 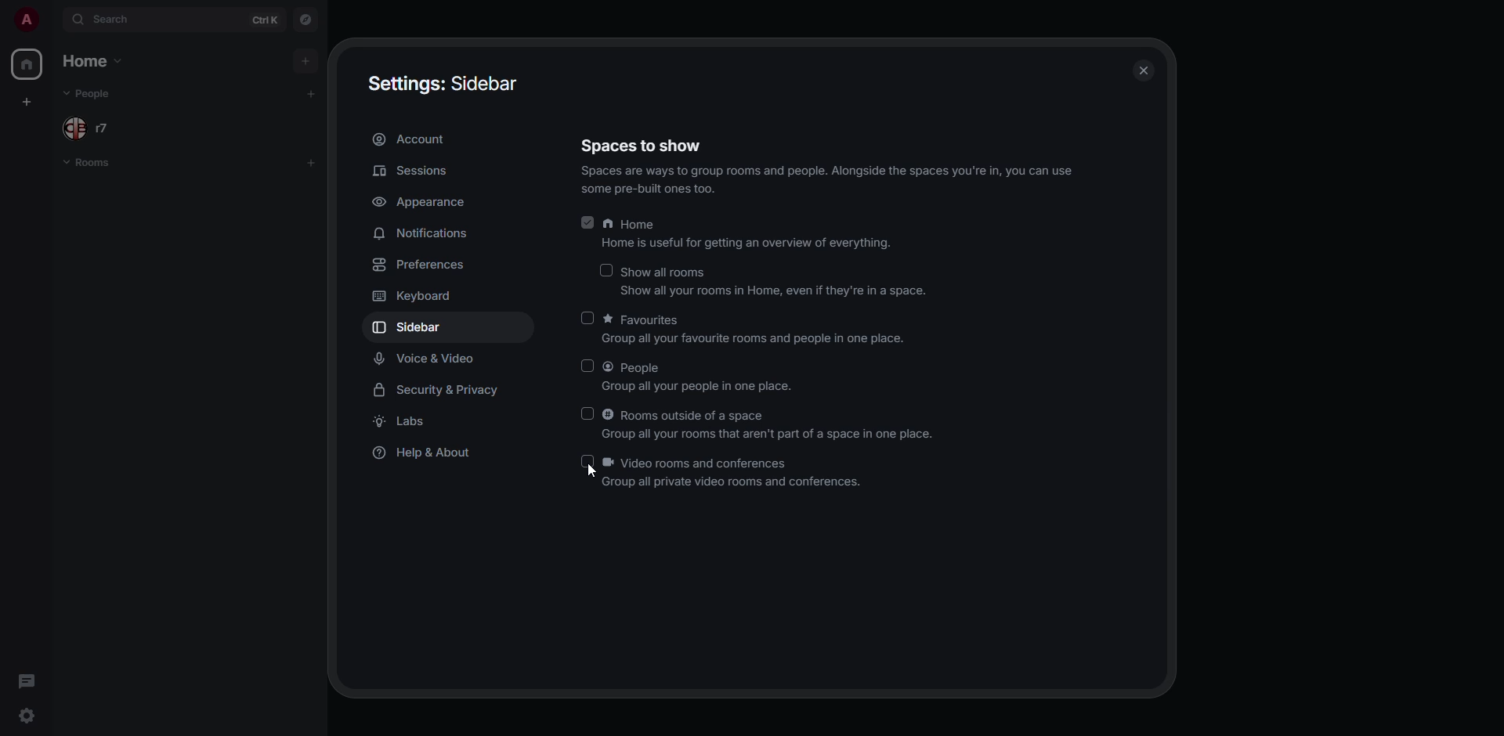 What do you see at coordinates (592, 462) in the screenshot?
I see `click to enable` at bounding box center [592, 462].